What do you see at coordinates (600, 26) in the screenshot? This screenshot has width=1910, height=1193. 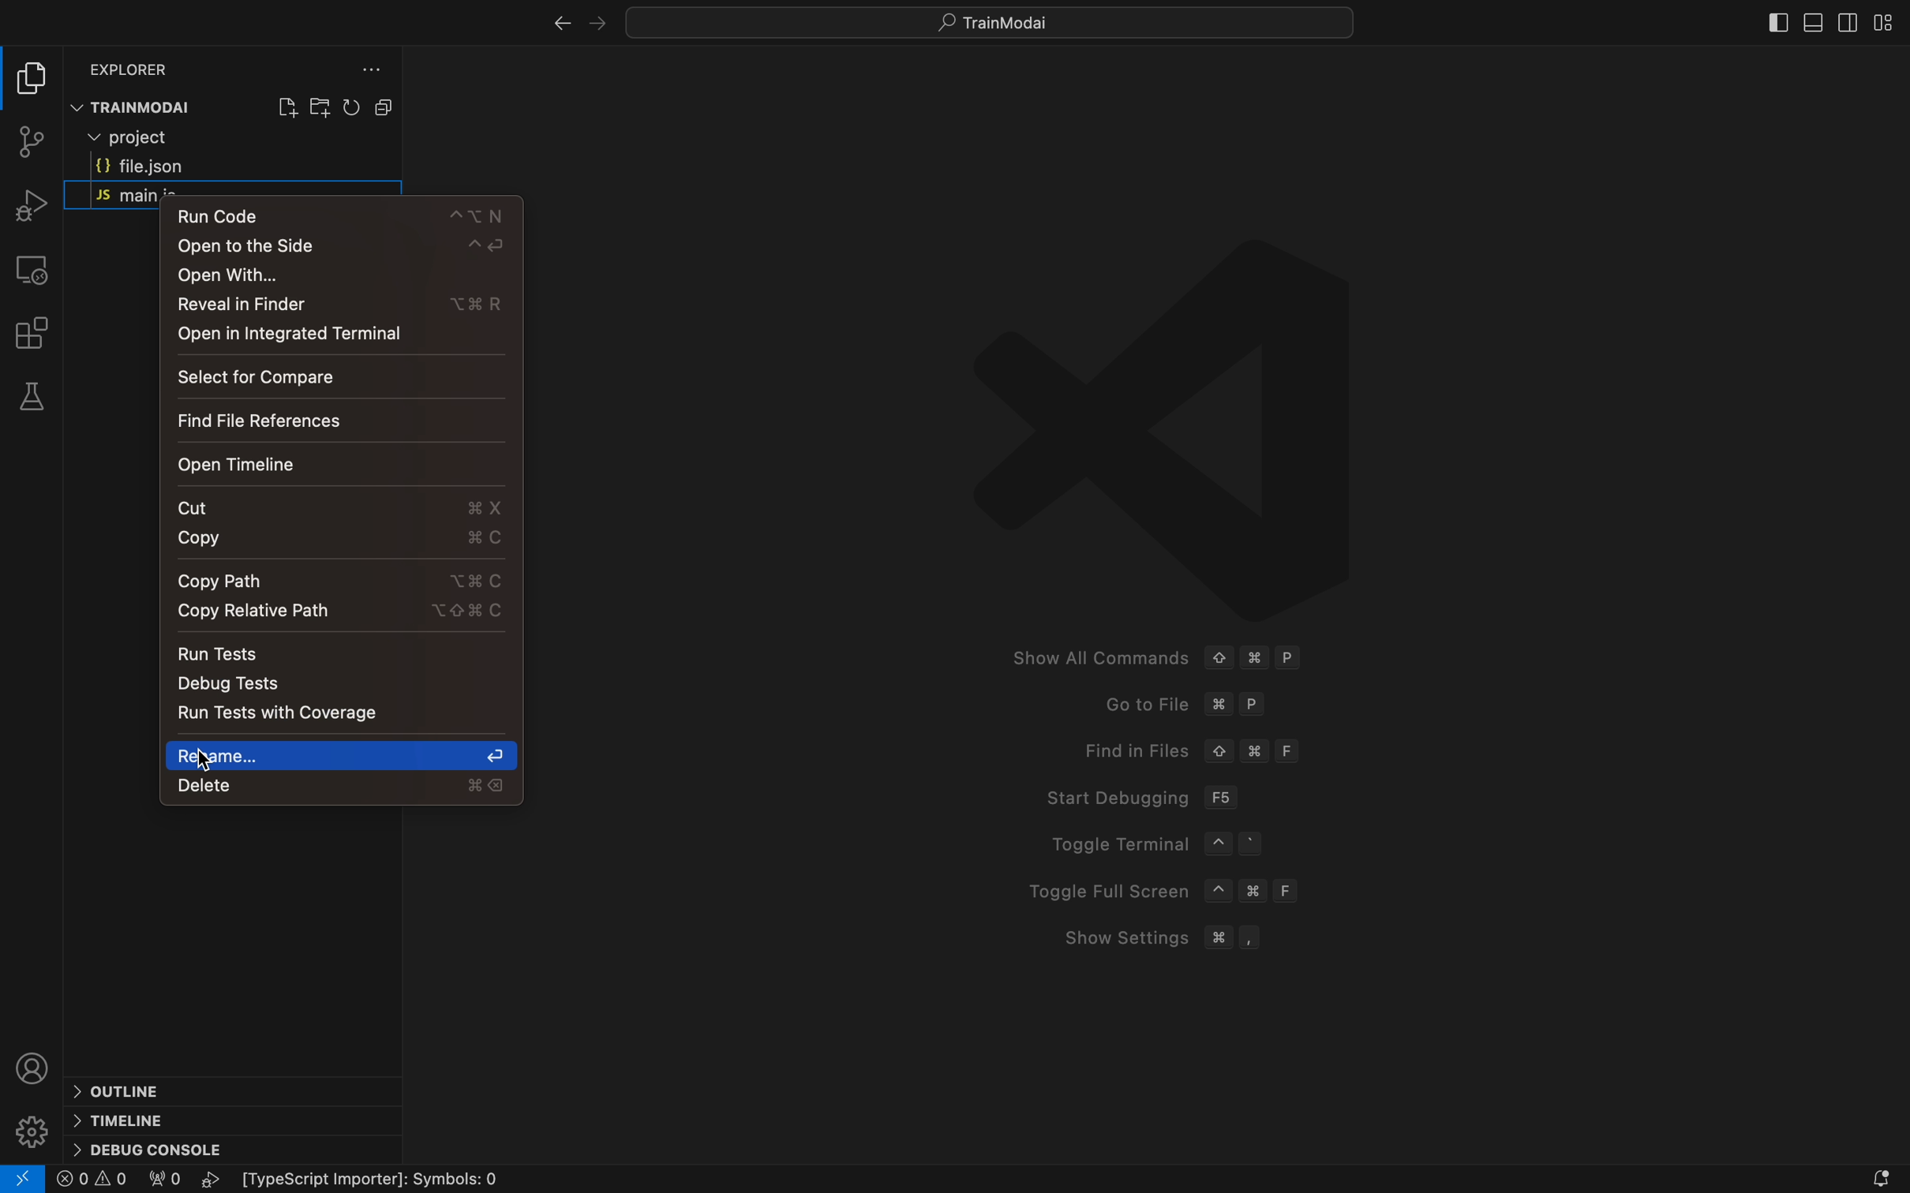 I see `left arrow` at bounding box center [600, 26].